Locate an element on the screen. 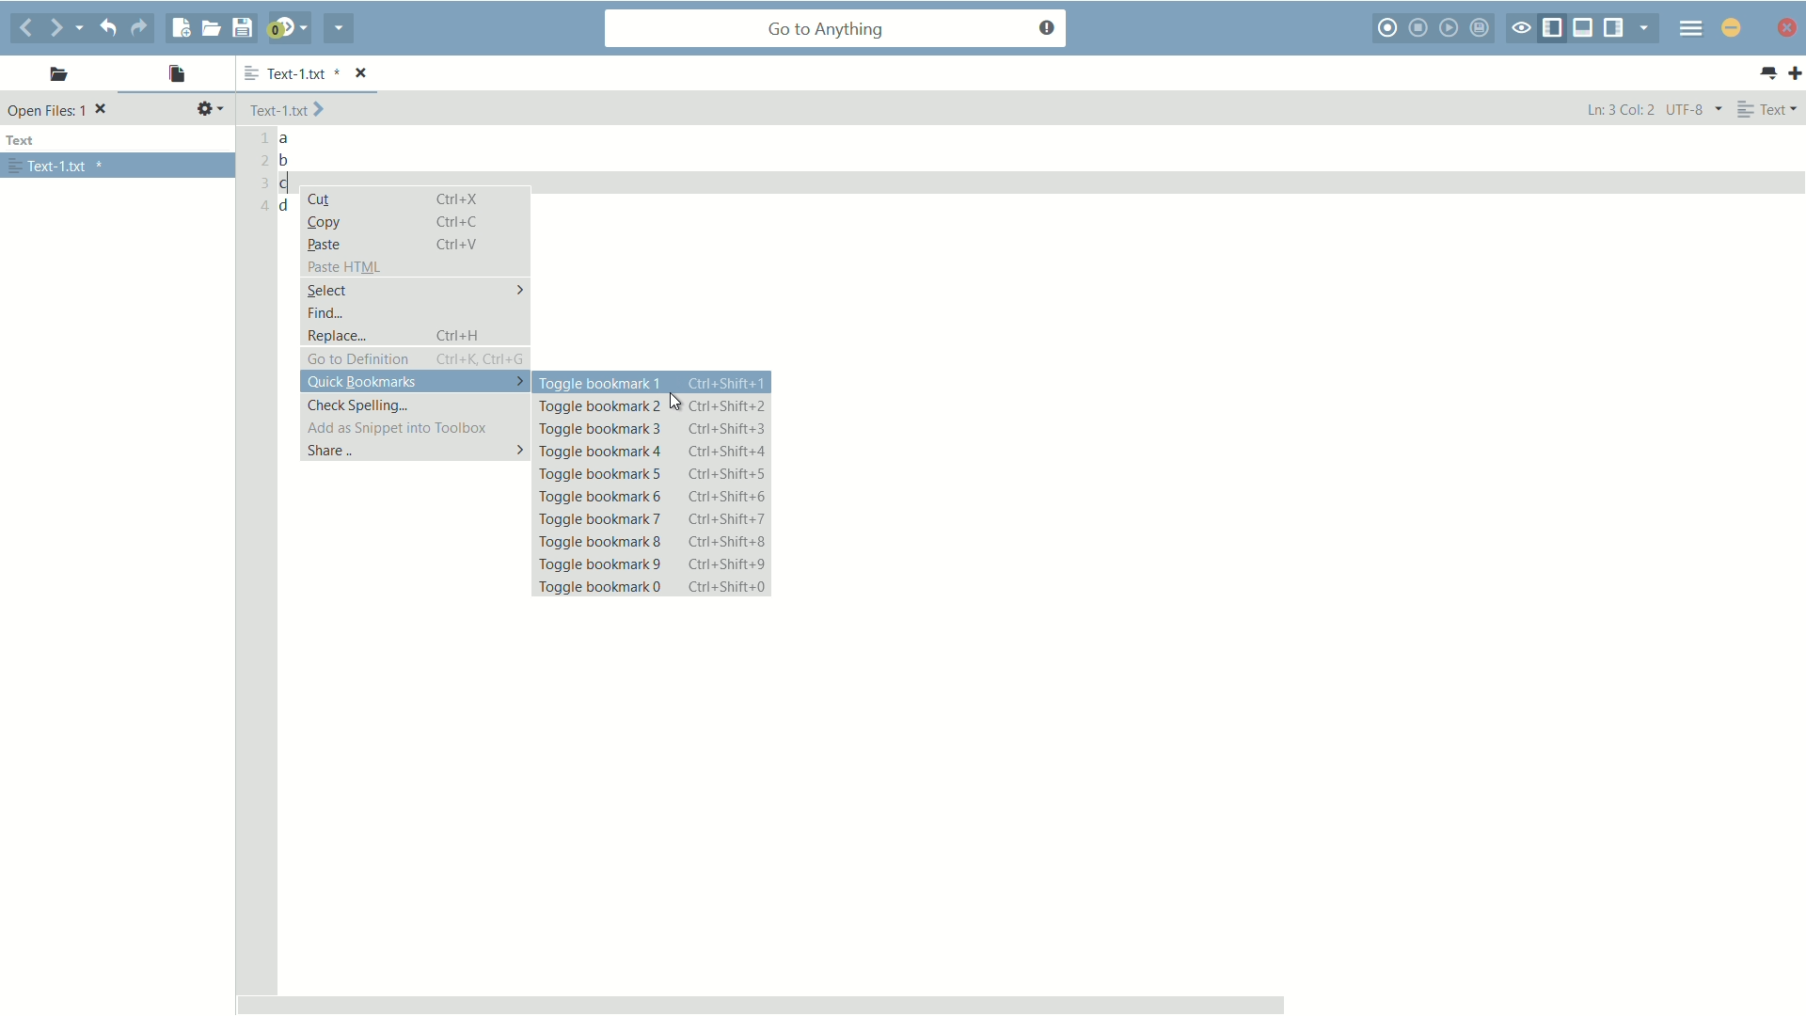 The image size is (1806, 1016). share current file is located at coordinates (338, 30).